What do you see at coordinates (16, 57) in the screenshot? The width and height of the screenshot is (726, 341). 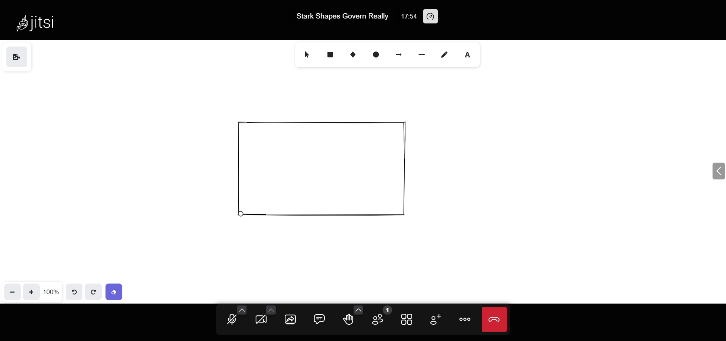 I see `save as image` at bounding box center [16, 57].